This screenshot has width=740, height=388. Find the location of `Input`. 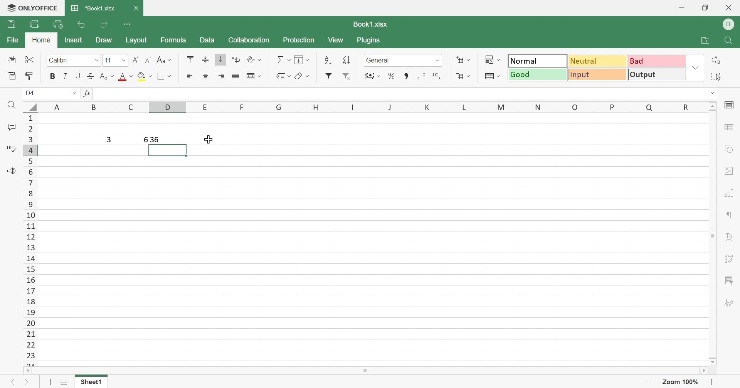

Input is located at coordinates (597, 74).